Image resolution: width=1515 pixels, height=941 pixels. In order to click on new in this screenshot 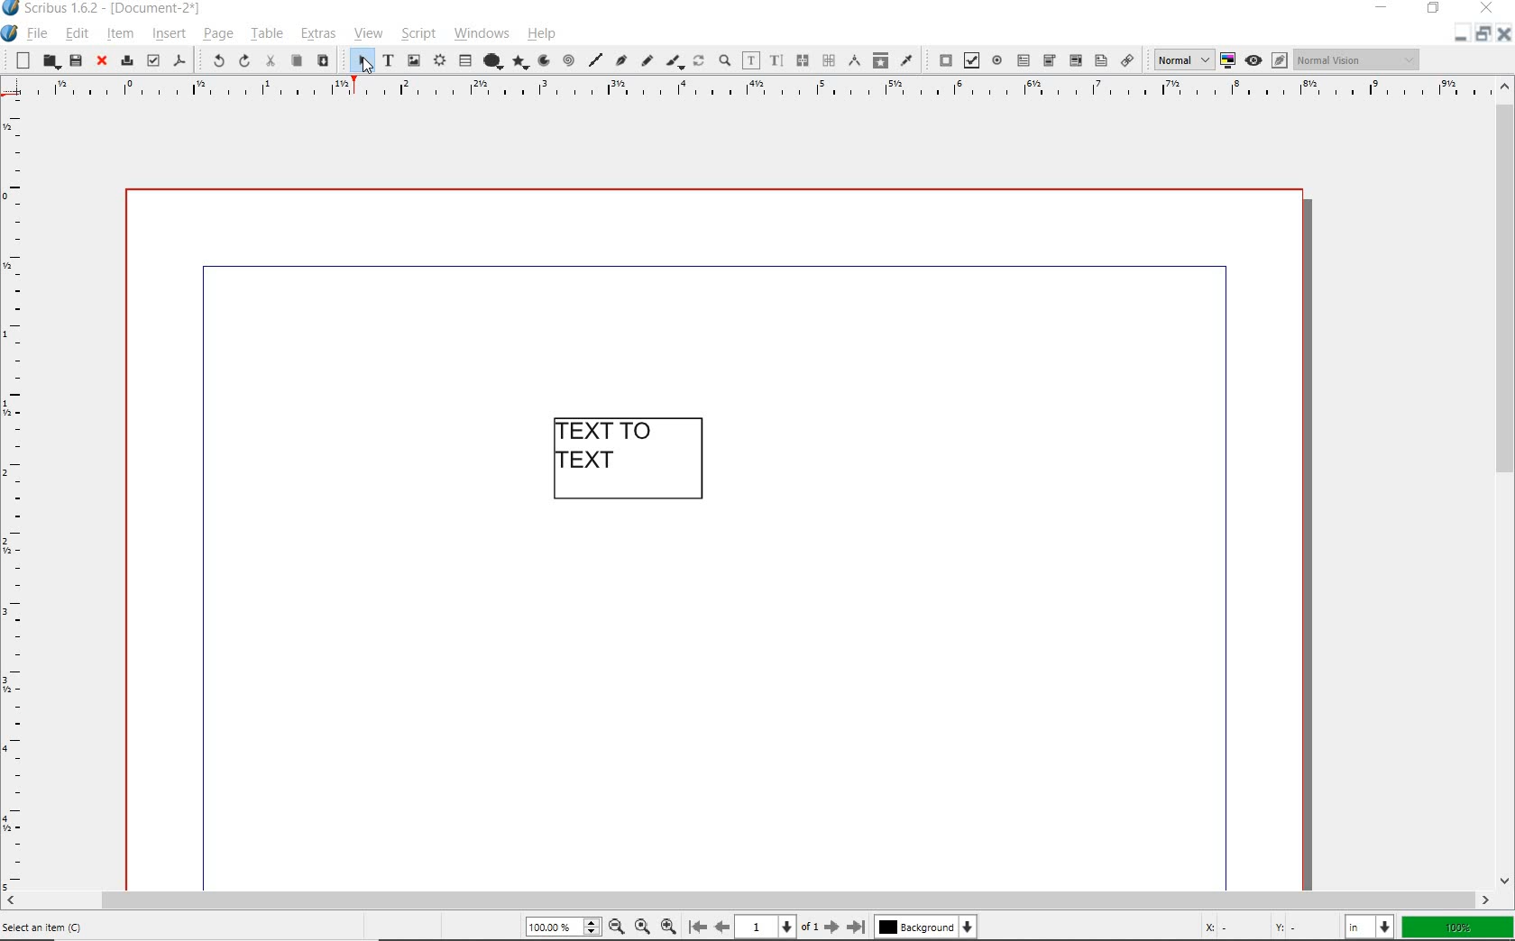, I will do `click(19, 60)`.